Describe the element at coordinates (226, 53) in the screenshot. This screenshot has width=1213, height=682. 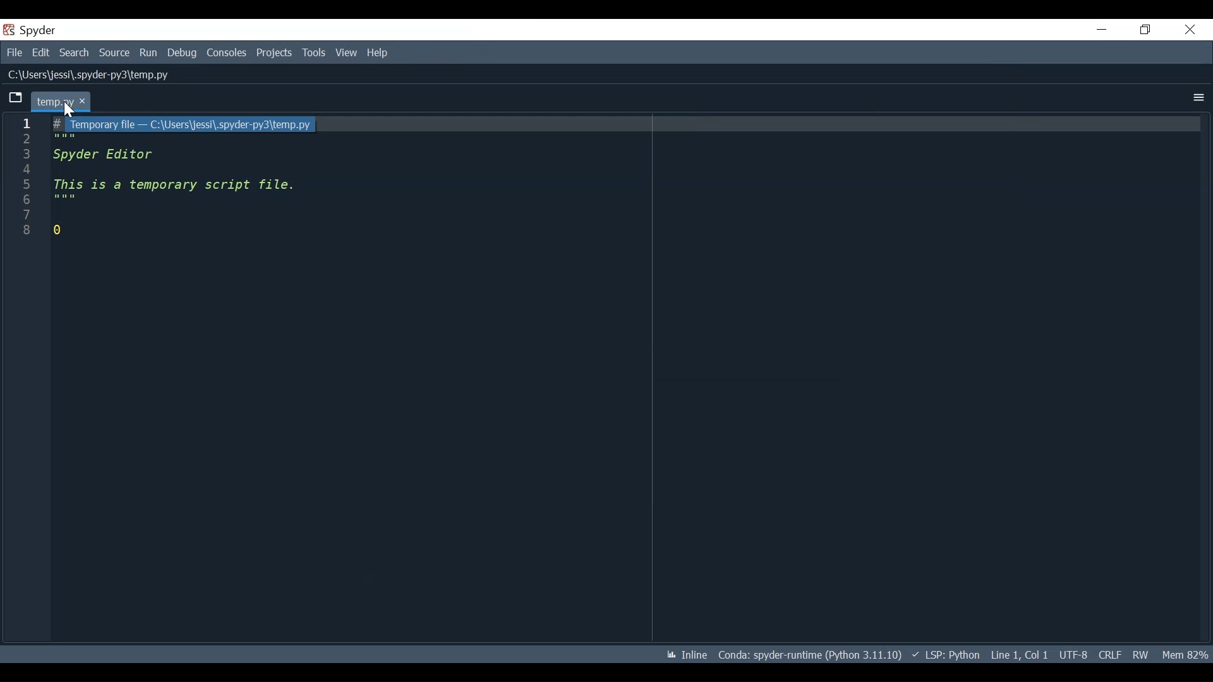
I see `Consoles` at that location.